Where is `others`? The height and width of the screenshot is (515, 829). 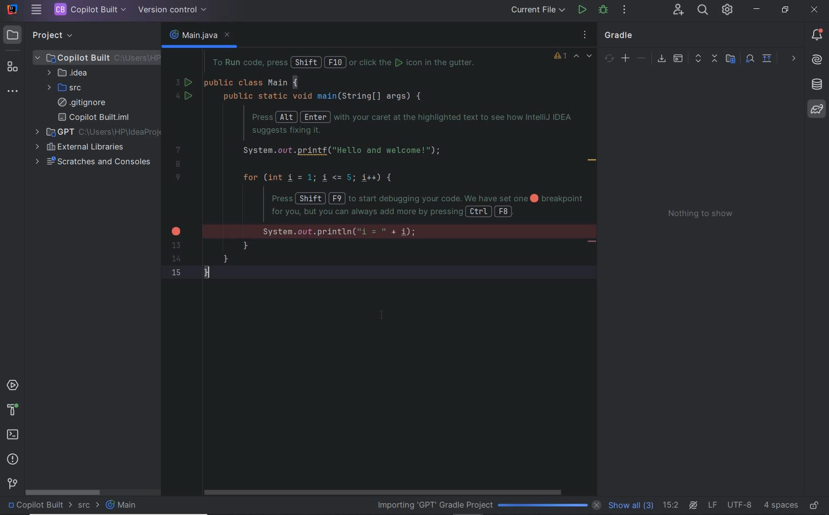 others is located at coordinates (793, 58).